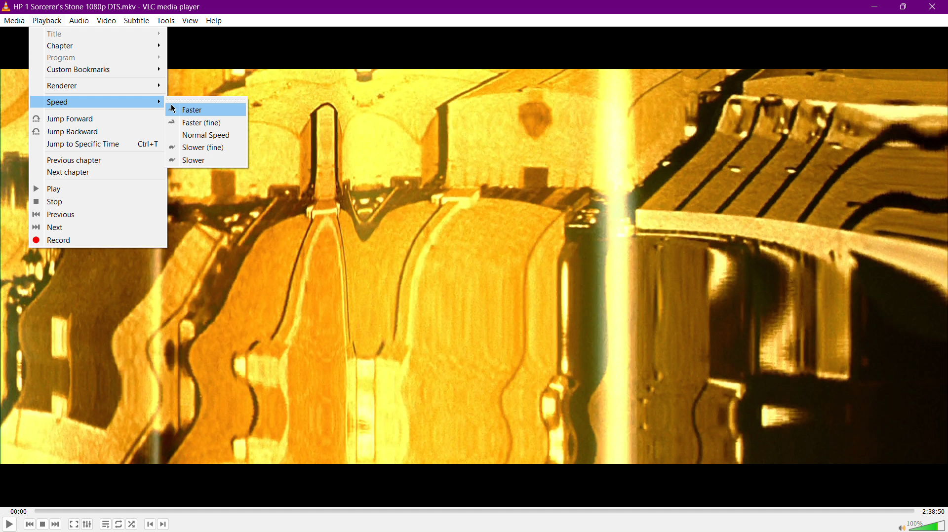 The height and width of the screenshot is (532, 948). Describe the element at coordinates (20, 511) in the screenshot. I see `00:00` at that location.